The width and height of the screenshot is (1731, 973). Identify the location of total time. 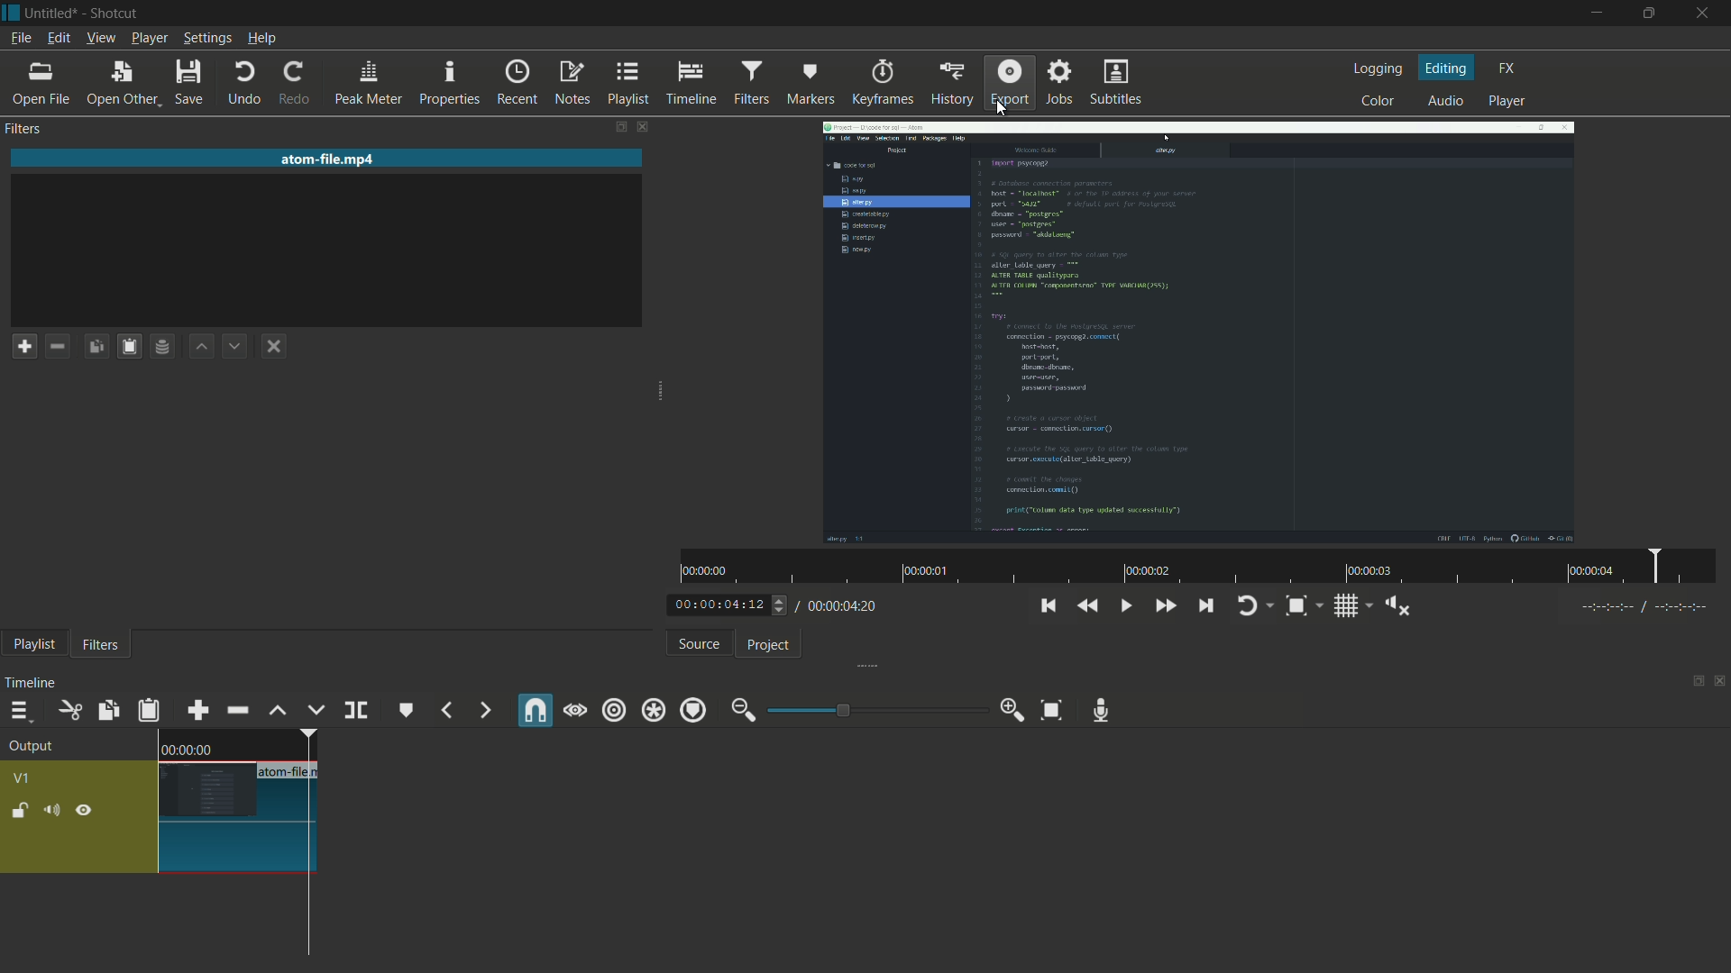
(843, 605).